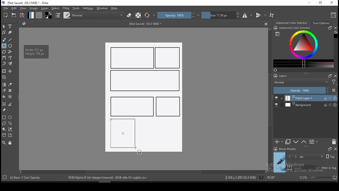 The height and width of the screenshot is (191, 339). What do you see at coordinates (4, 64) in the screenshot?
I see `dynamic brush tool` at bounding box center [4, 64].